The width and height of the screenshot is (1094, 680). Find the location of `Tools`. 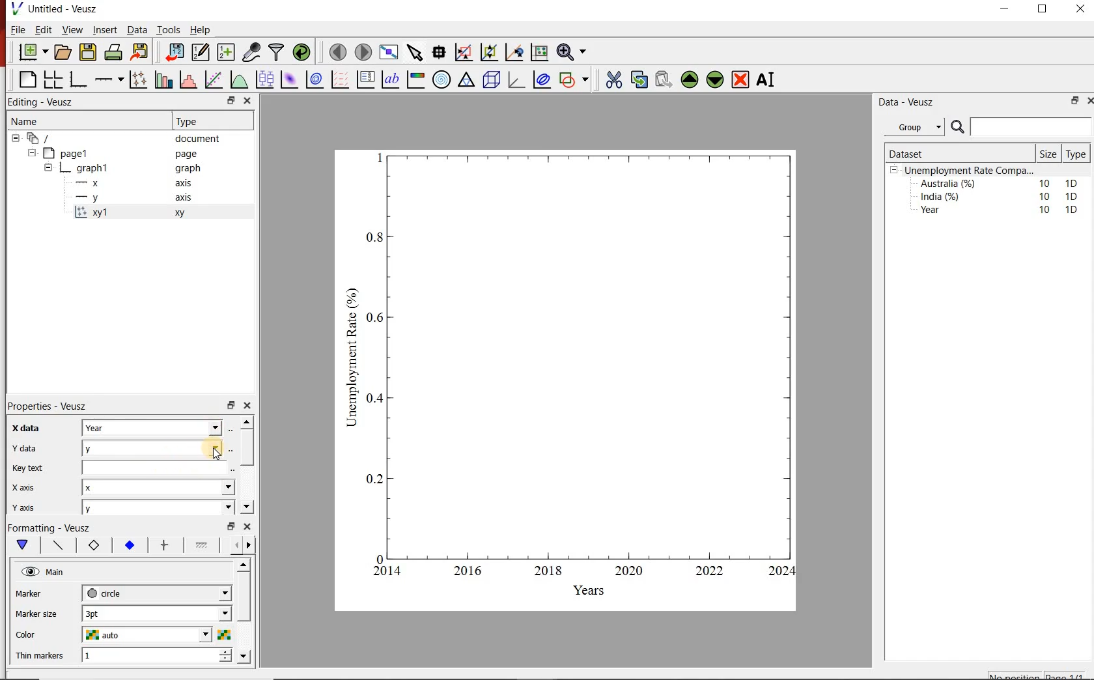

Tools is located at coordinates (169, 29).